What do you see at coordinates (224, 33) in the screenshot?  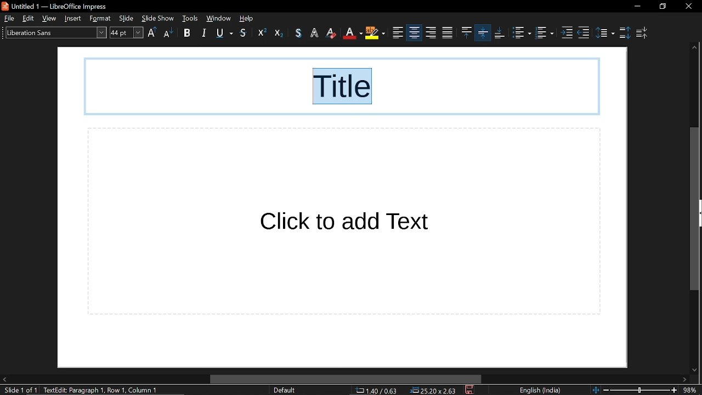 I see `underline` at bounding box center [224, 33].